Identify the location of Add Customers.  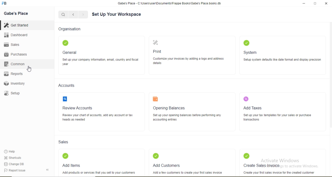
(166, 165).